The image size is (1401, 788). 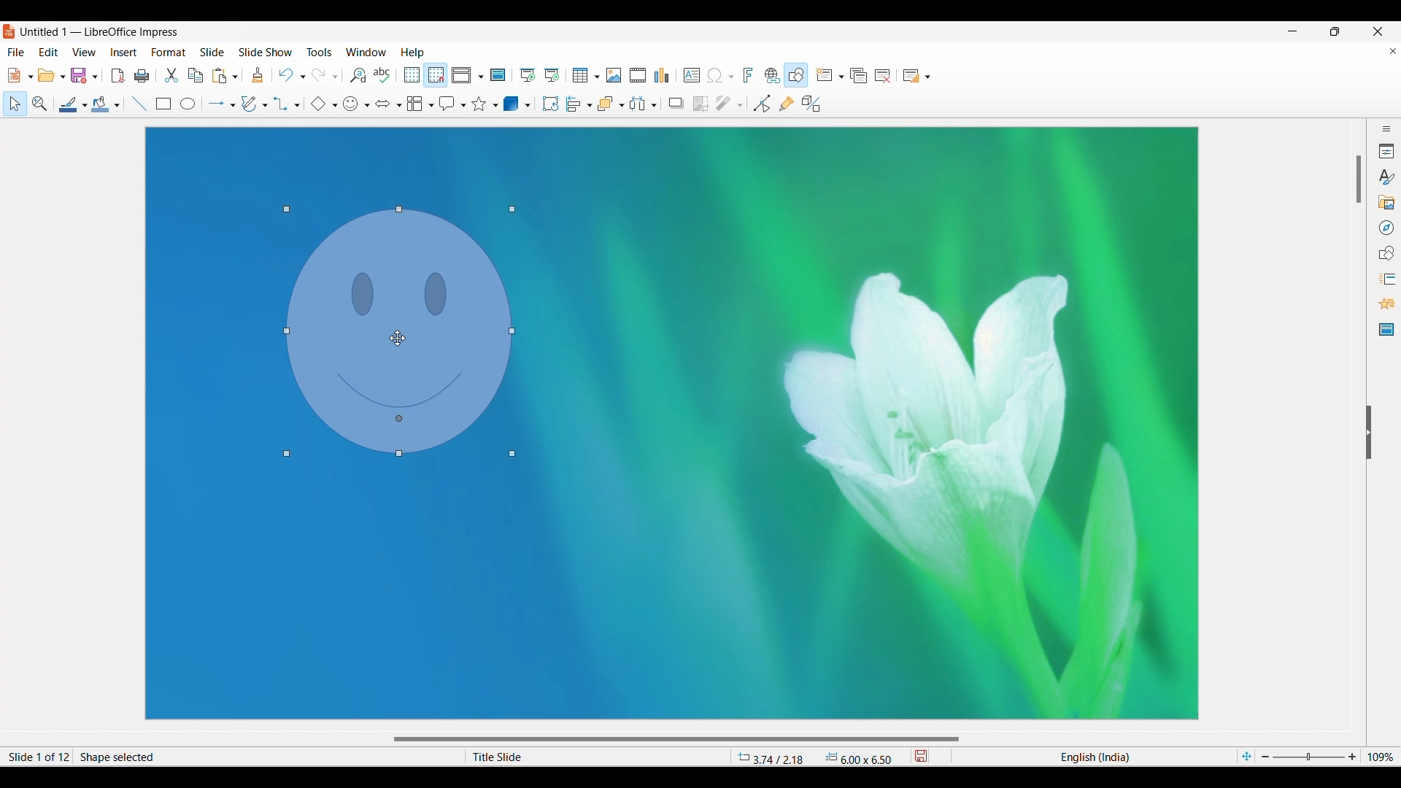 What do you see at coordinates (740, 106) in the screenshot?
I see `Filter options` at bounding box center [740, 106].